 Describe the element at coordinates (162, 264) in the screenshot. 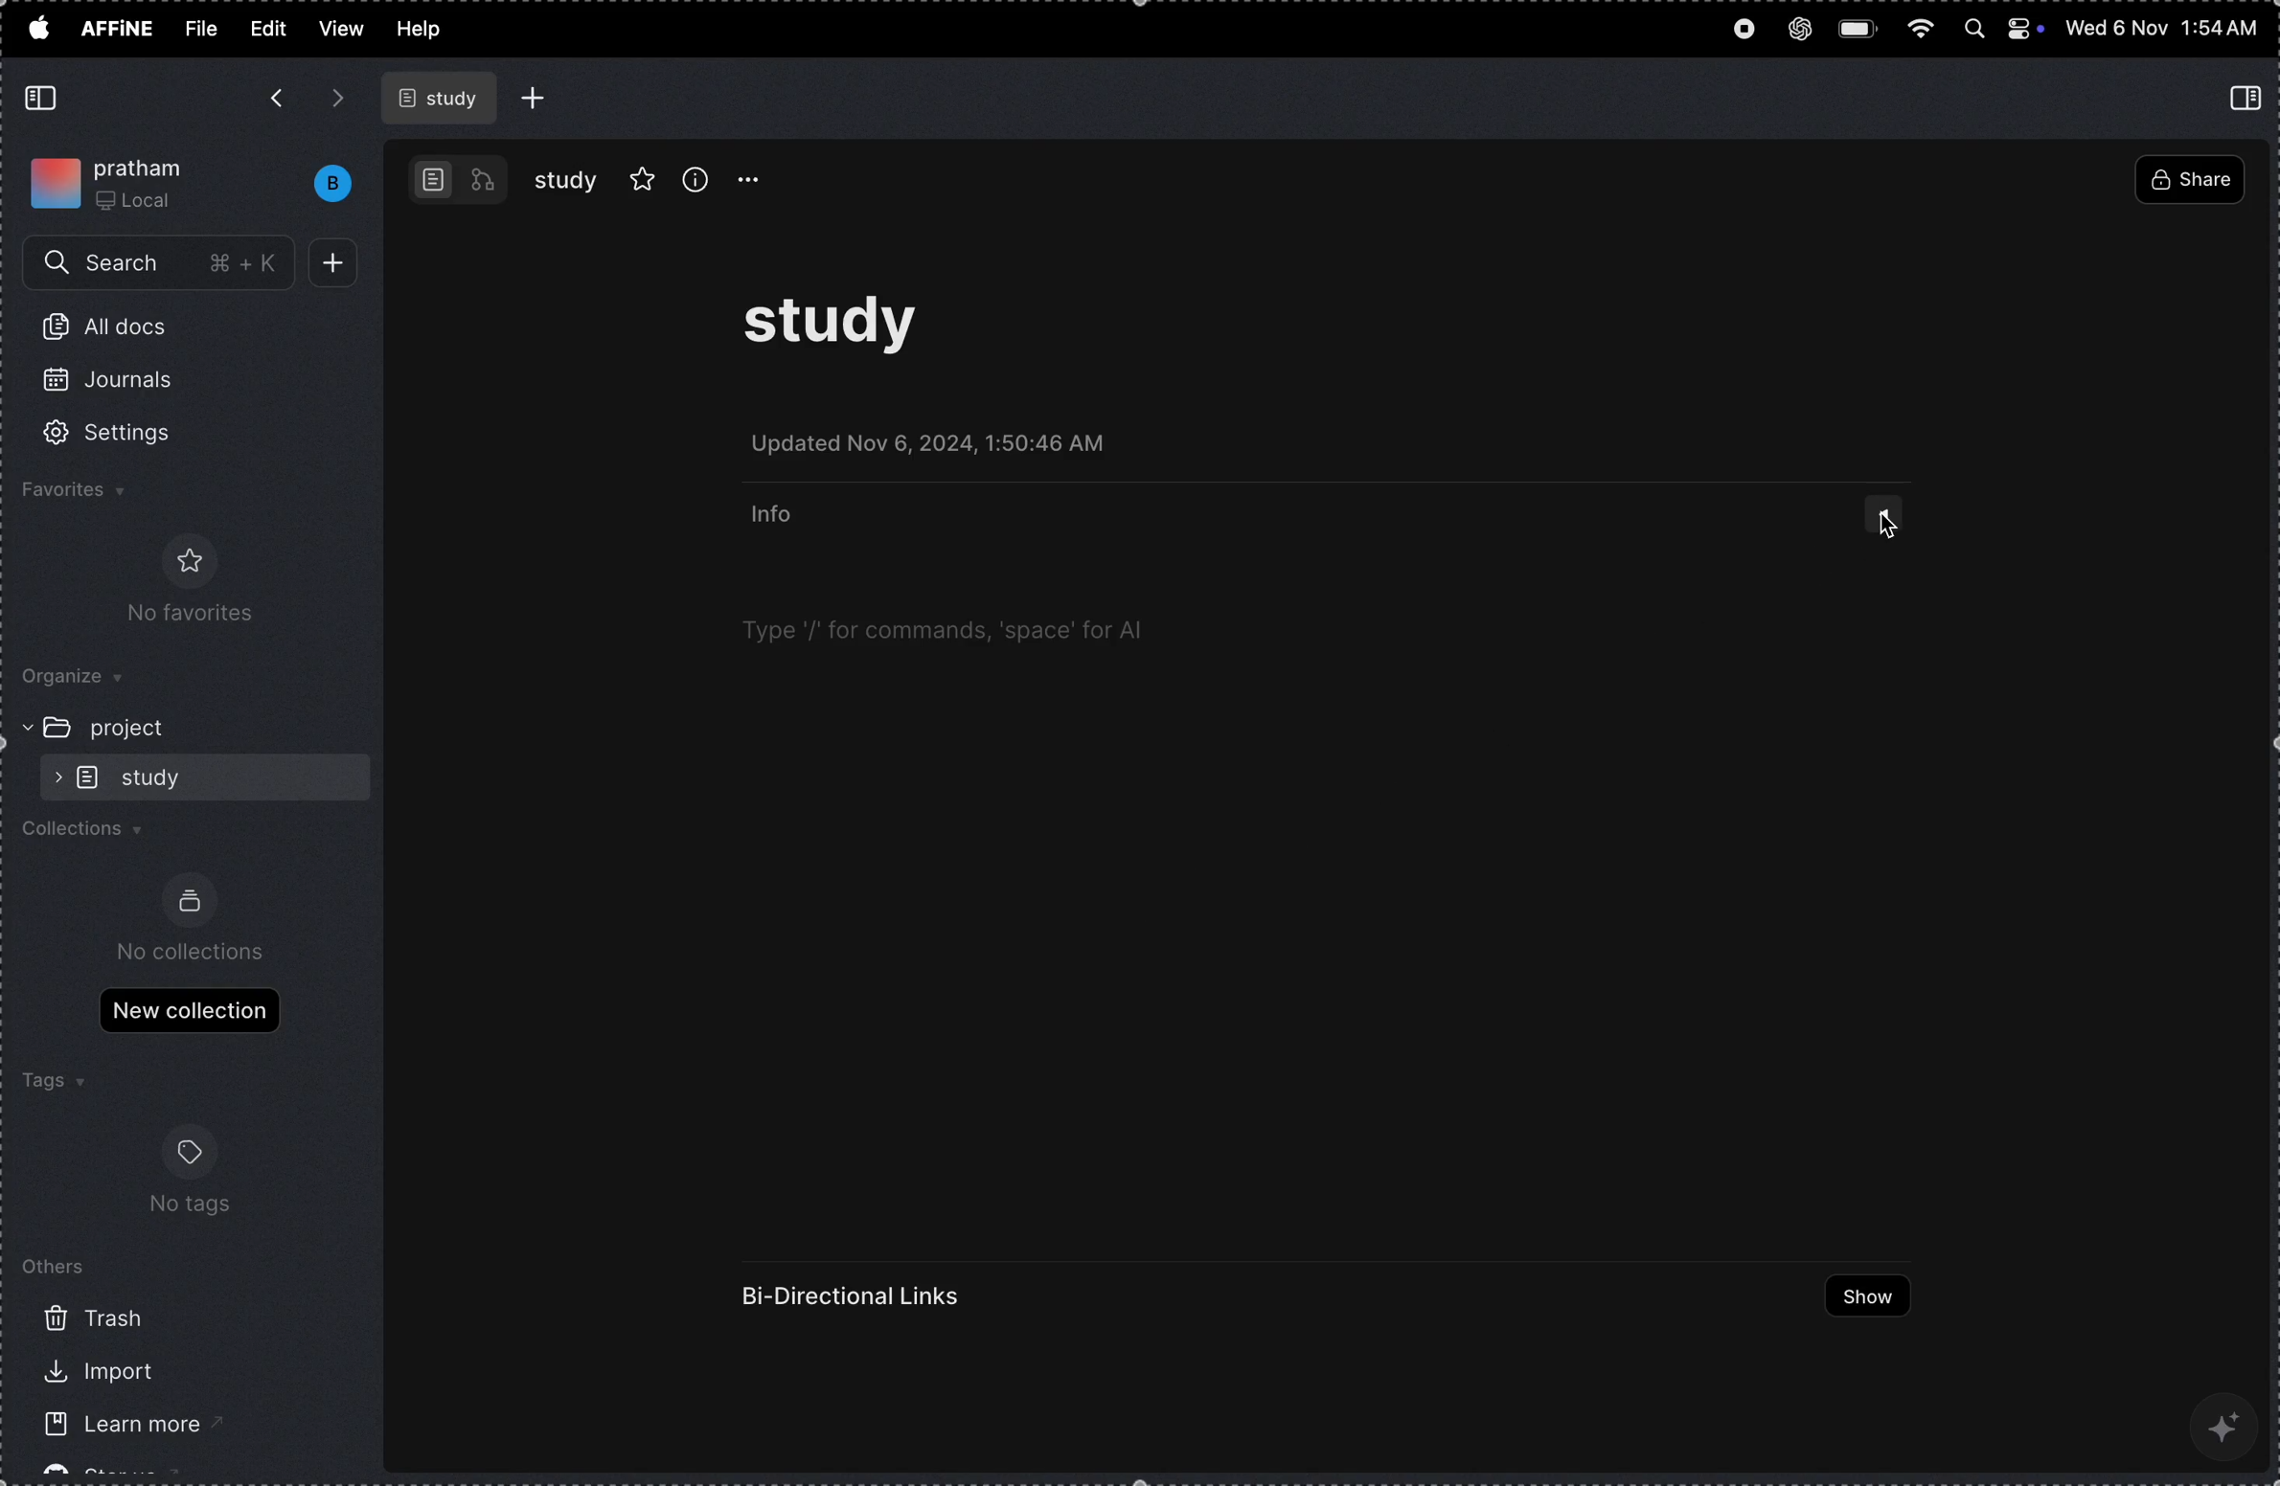

I see `search menu` at that location.